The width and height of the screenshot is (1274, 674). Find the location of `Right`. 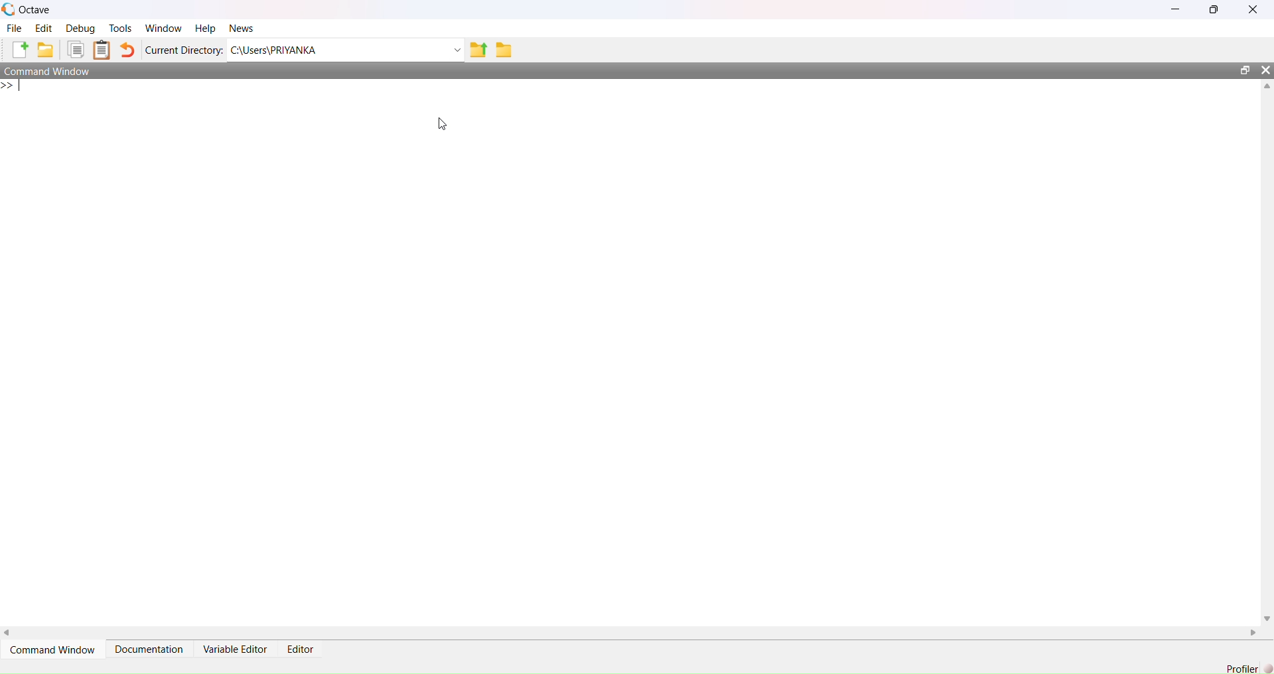

Right is located at coordinates (1255, 632).